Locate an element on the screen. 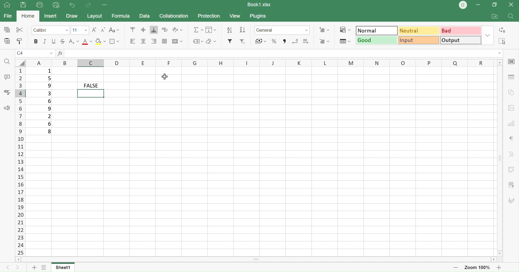  Paste is located at coordinates (8, 41).